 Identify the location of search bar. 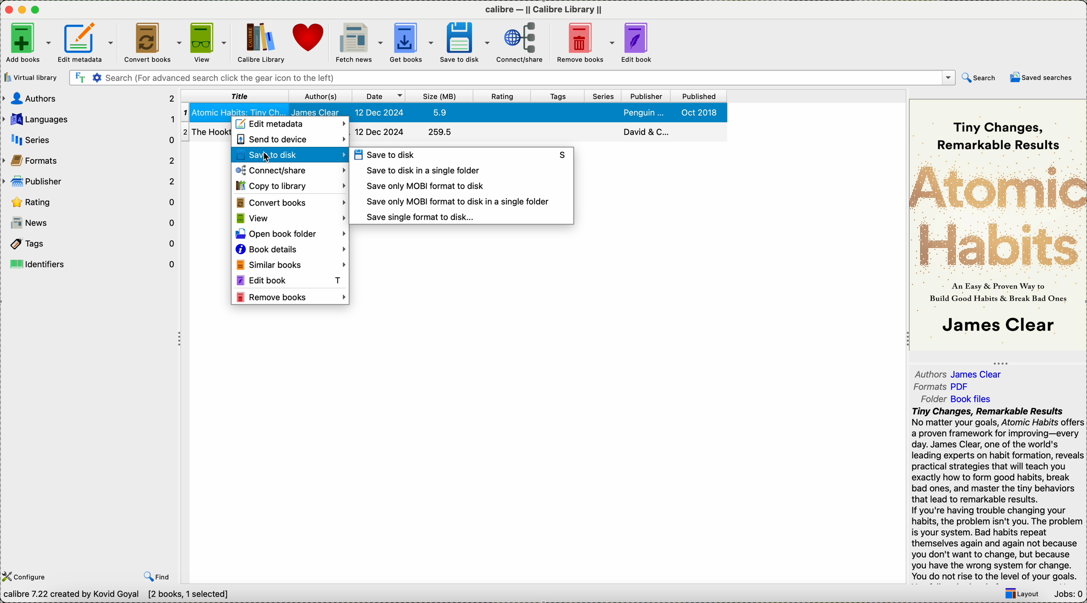
(511, 78).